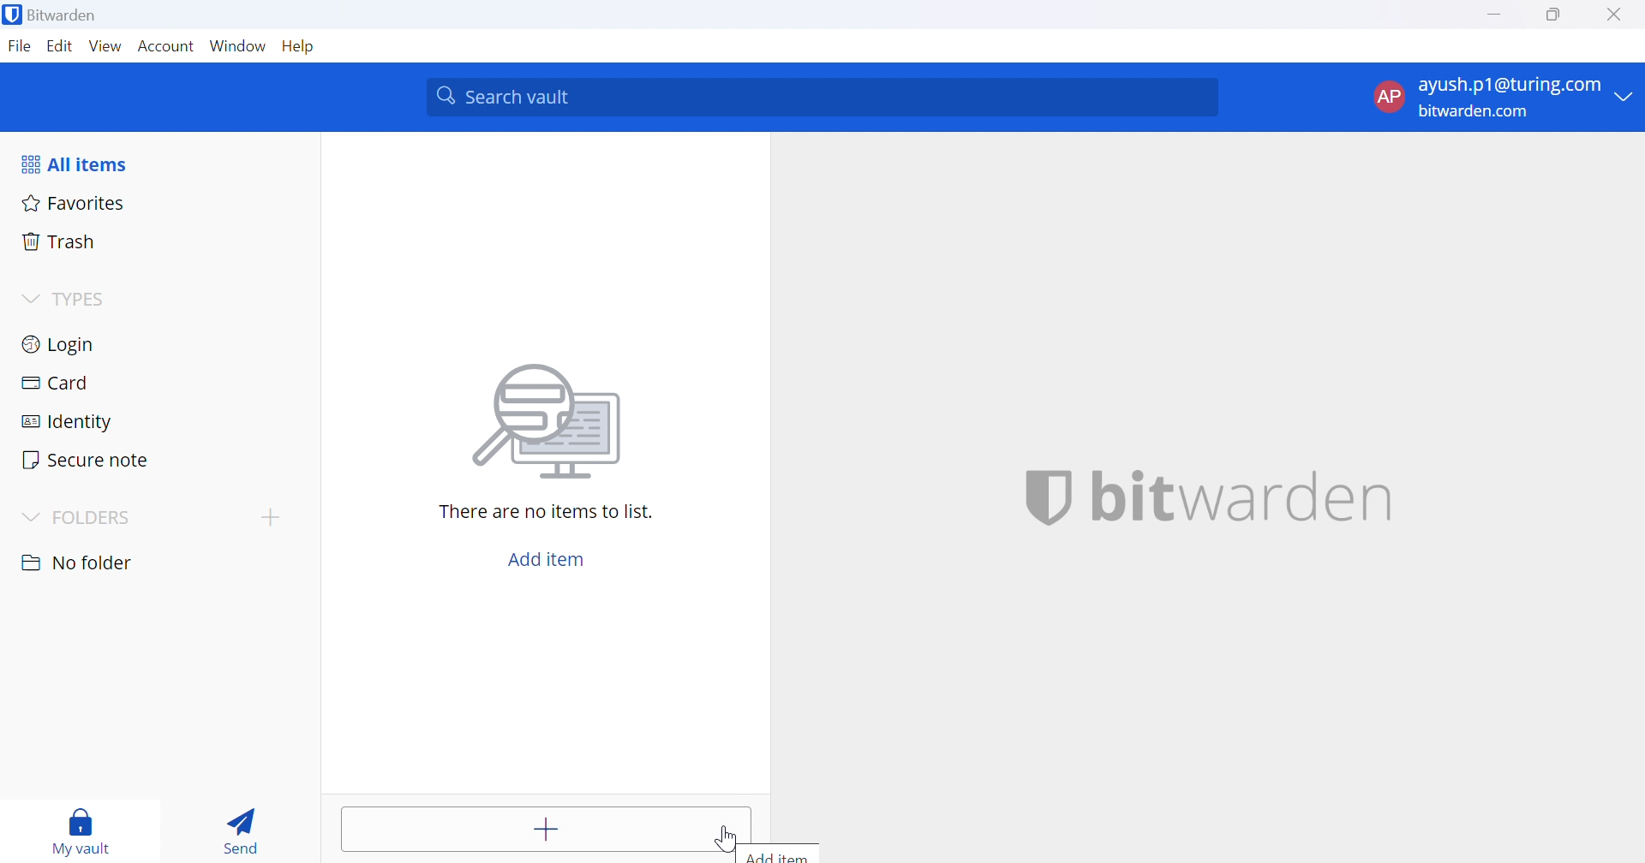 The image size is (1645, 863). What do you see at coordinates (68, 421) in the screenshot?
I see `Identity` at bounding box center [68, 421].